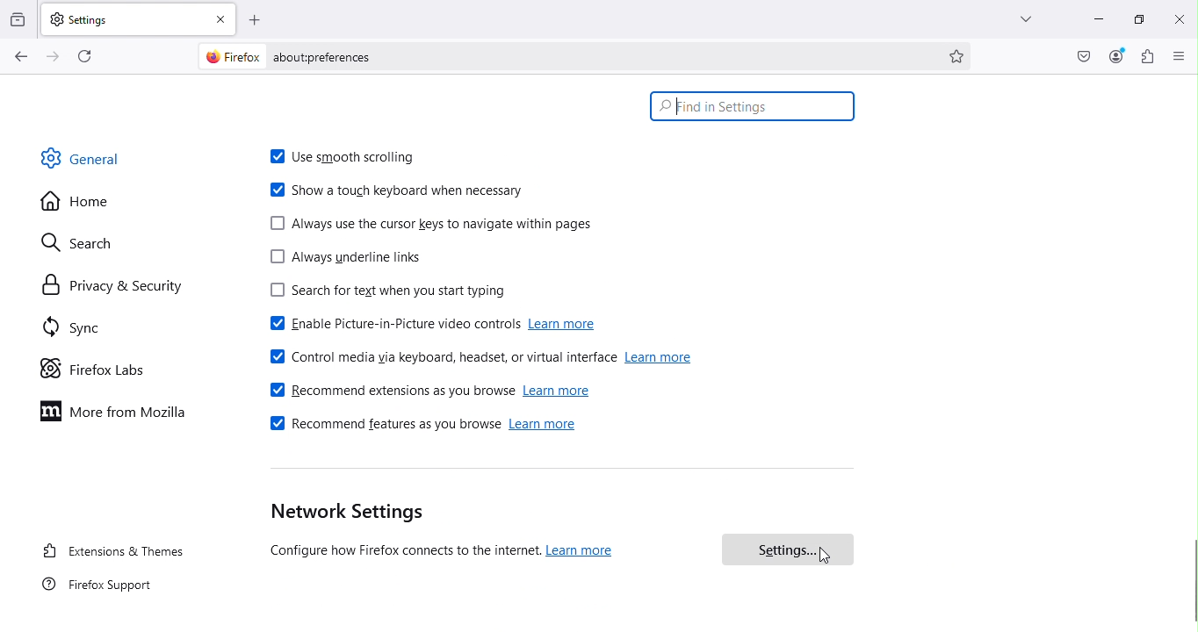 This screenshot has height=632, width=1198. Describe the element at coordinates (545, 427) in the screenshot. I see `learn more` at that location.